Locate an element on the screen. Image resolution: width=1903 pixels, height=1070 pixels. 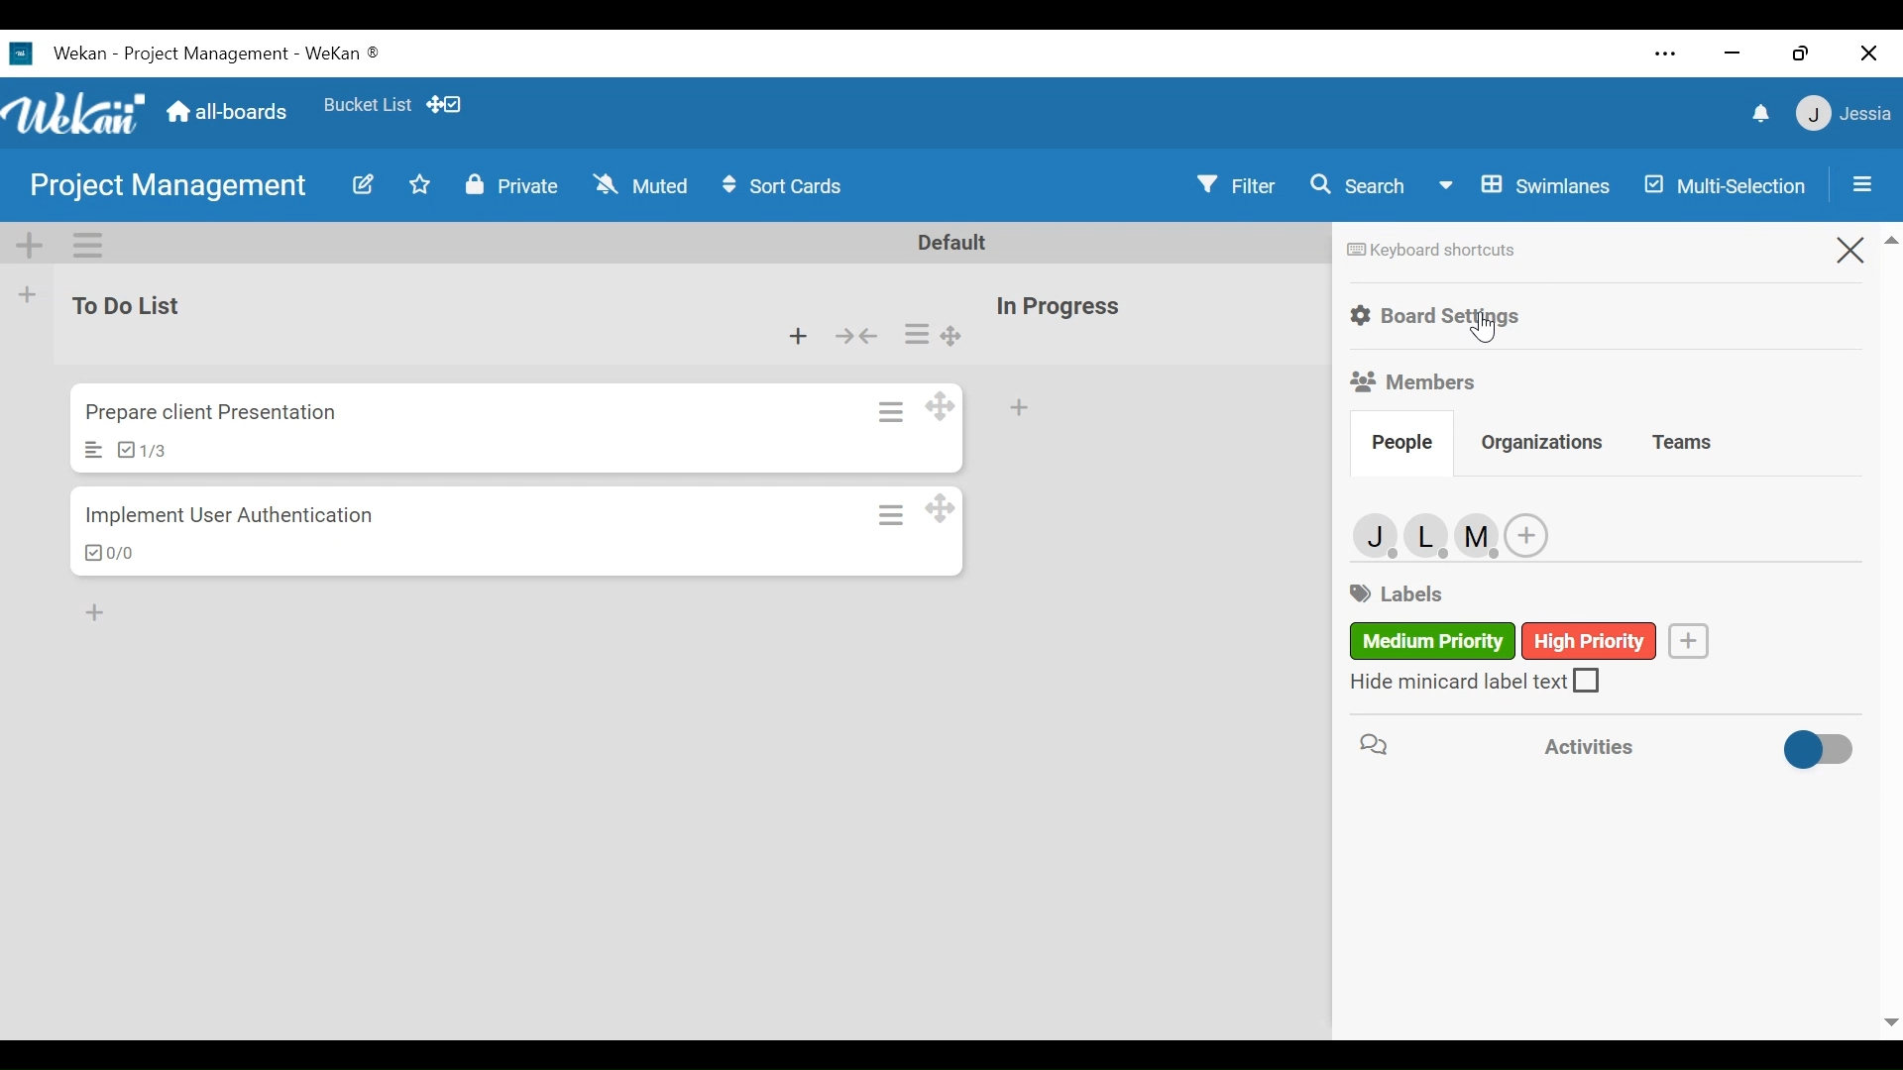
notifications is located at coordinates (1761, 113).